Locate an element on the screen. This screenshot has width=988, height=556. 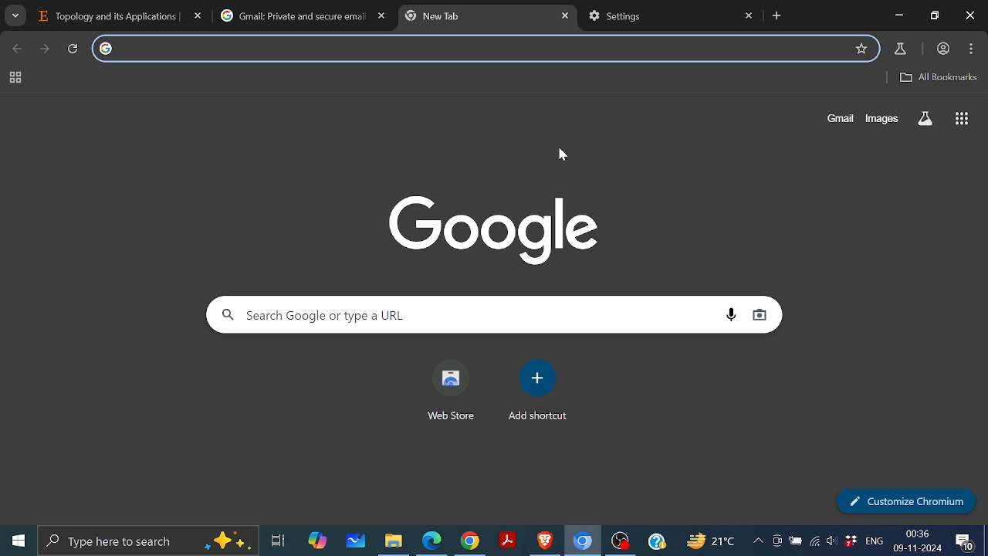
cursor is located at coordinates (559, 154).